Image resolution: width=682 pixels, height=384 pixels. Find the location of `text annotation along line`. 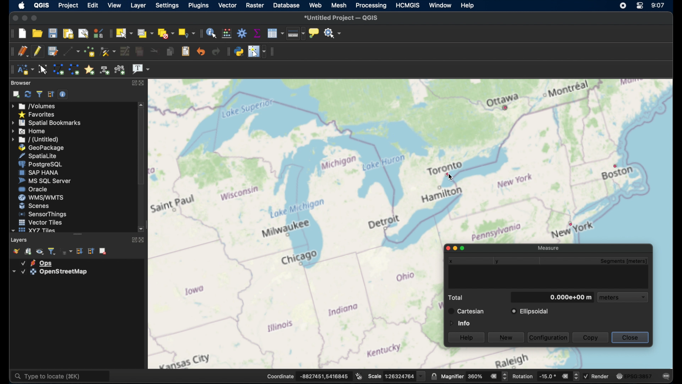

text annotation along line is located at coordinates (121, 69).